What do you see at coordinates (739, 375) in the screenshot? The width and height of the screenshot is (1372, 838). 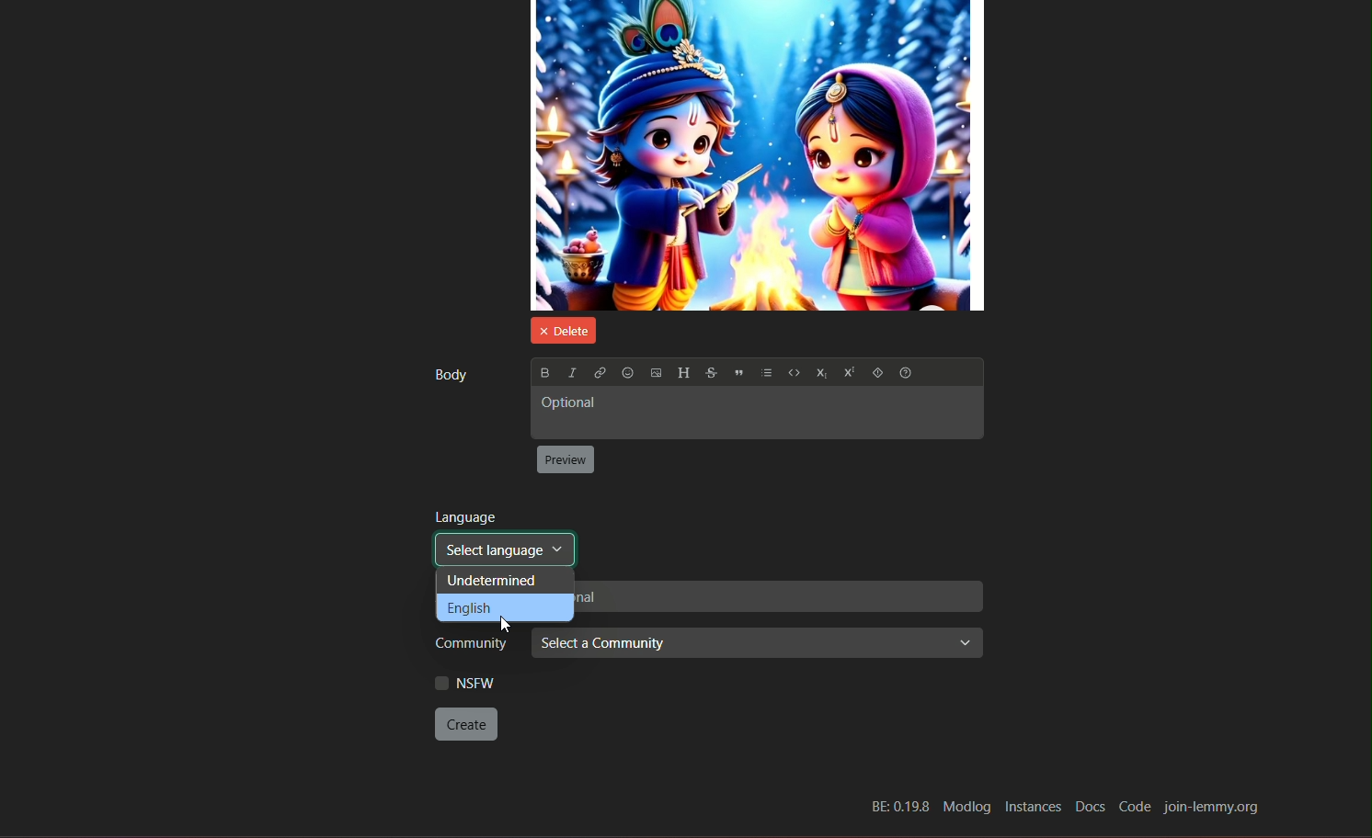 I see `quote` at bounding box center [739, 375].